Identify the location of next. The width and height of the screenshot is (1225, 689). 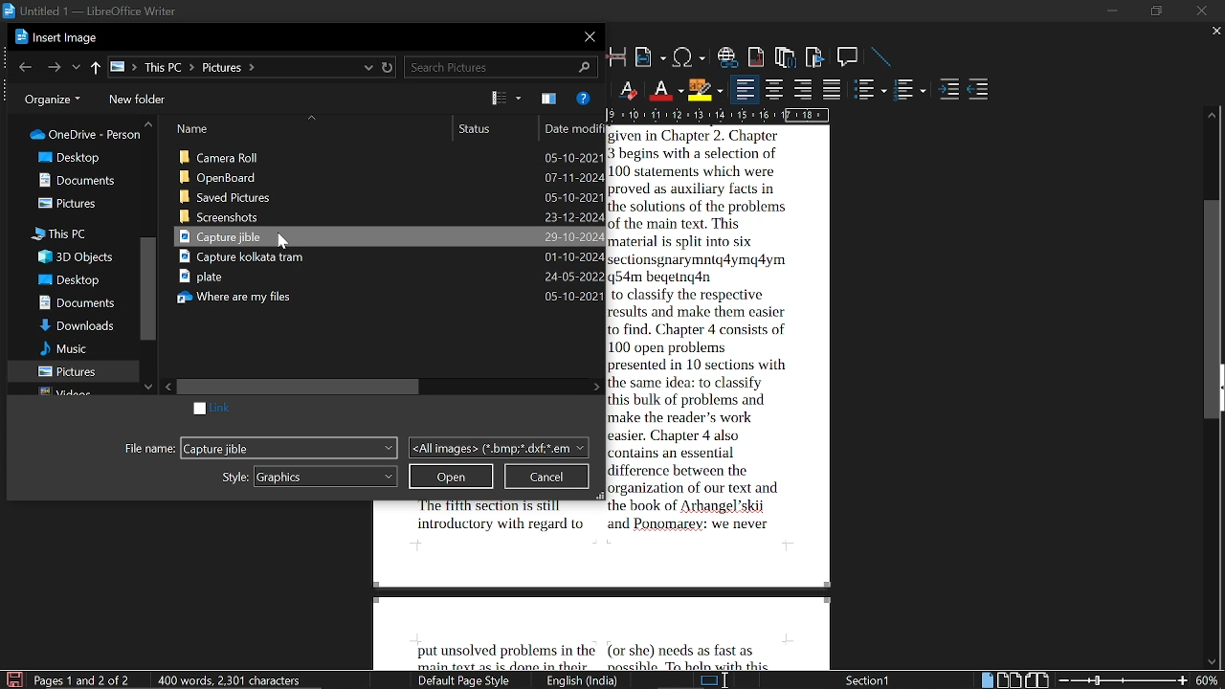
(52, 67).